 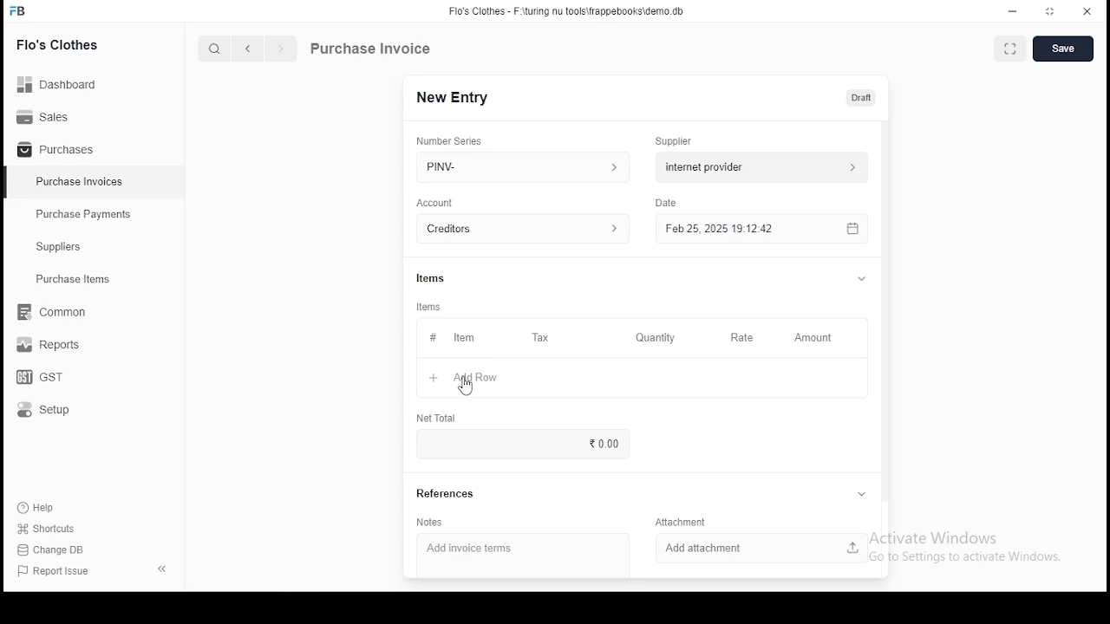 I want to click on Attachment, so click(x=683, y=522).